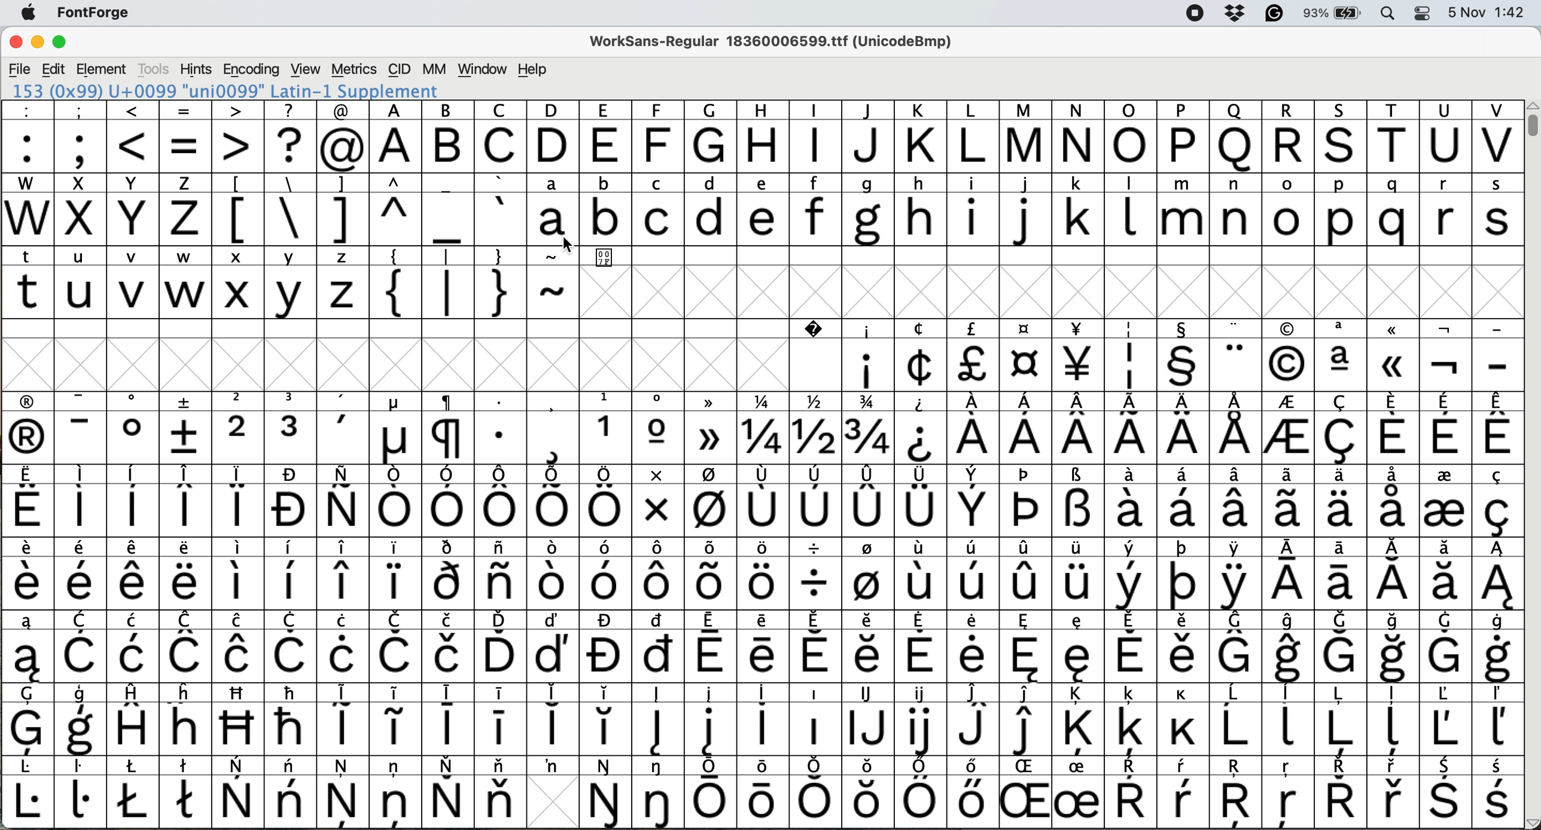 The height and width of the screenshot is (830, 1541). What do you see at coordinates (1183, 792) in the screenshot?
I see `symbol` at bounding box center [1183, 792].